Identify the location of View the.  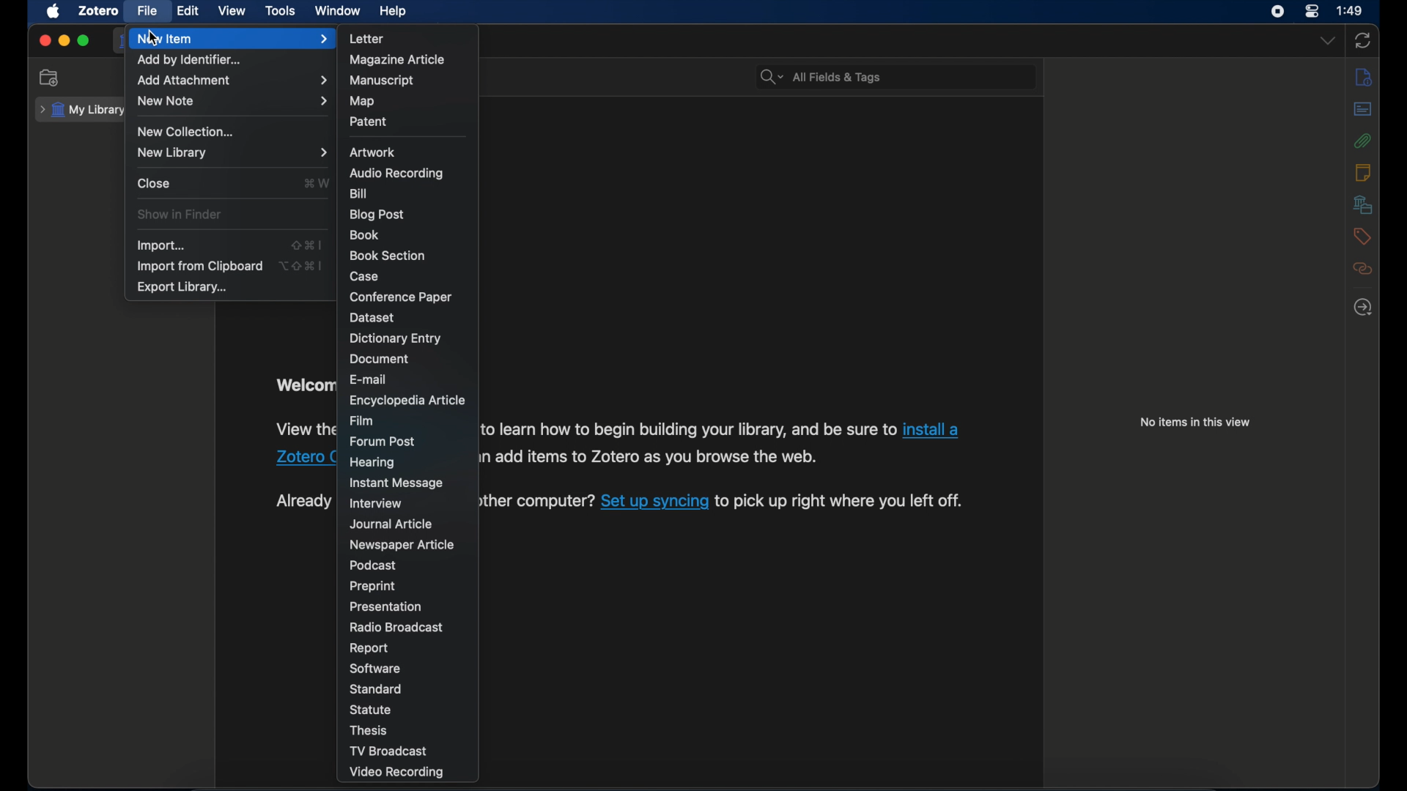
(303, 428).